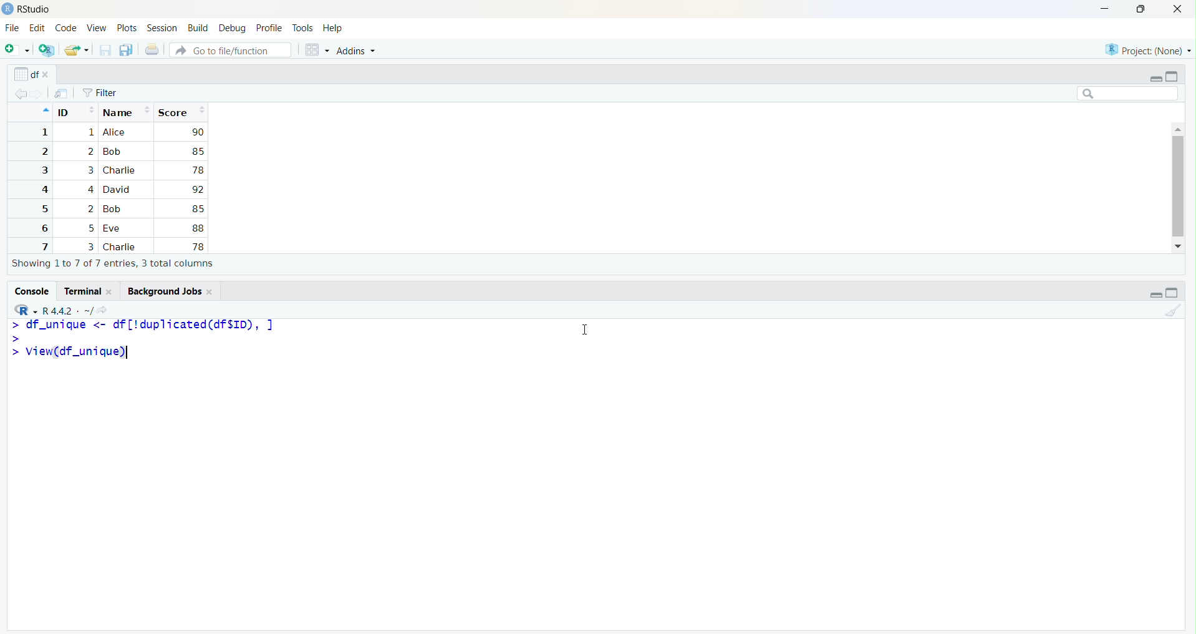 This screenshot has width=1196, height=634. I want to click on file, so click(62, 94).